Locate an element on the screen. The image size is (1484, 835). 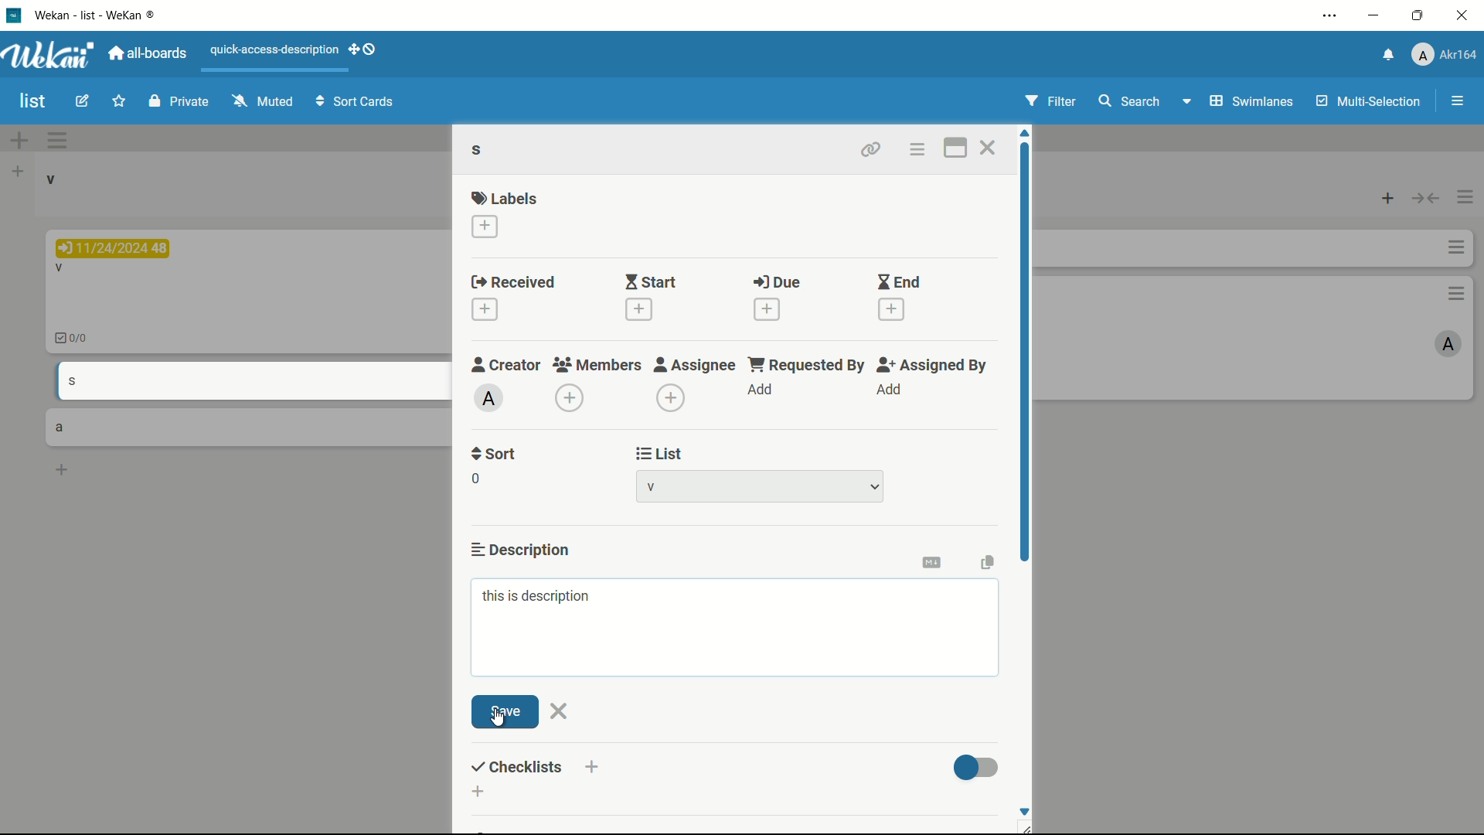
quick-access-description is located at coordinates (274, 49).